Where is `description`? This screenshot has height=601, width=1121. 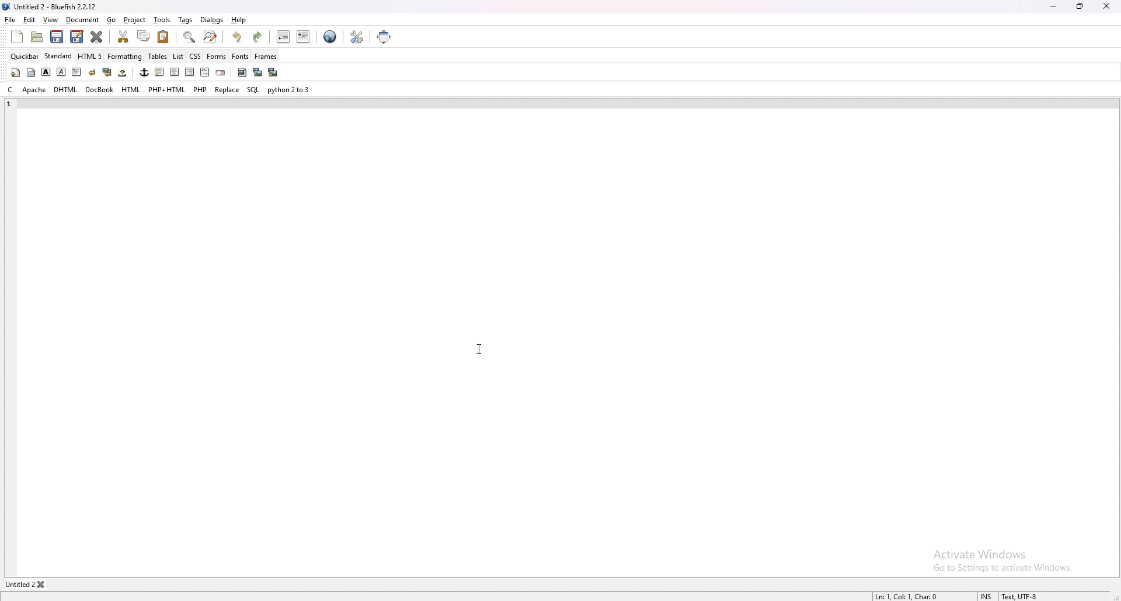 description is located at coordinates (911, 594).